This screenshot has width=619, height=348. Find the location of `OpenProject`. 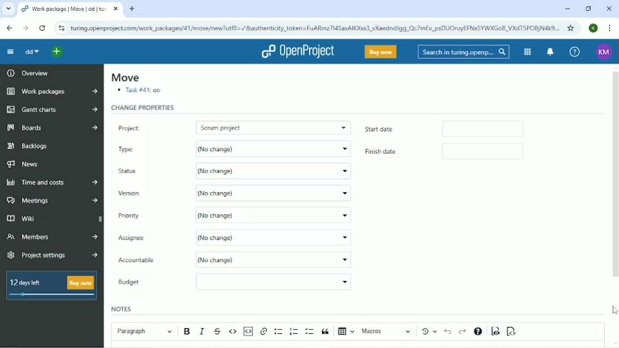

OpenProject is located at coordinates (299, 52).